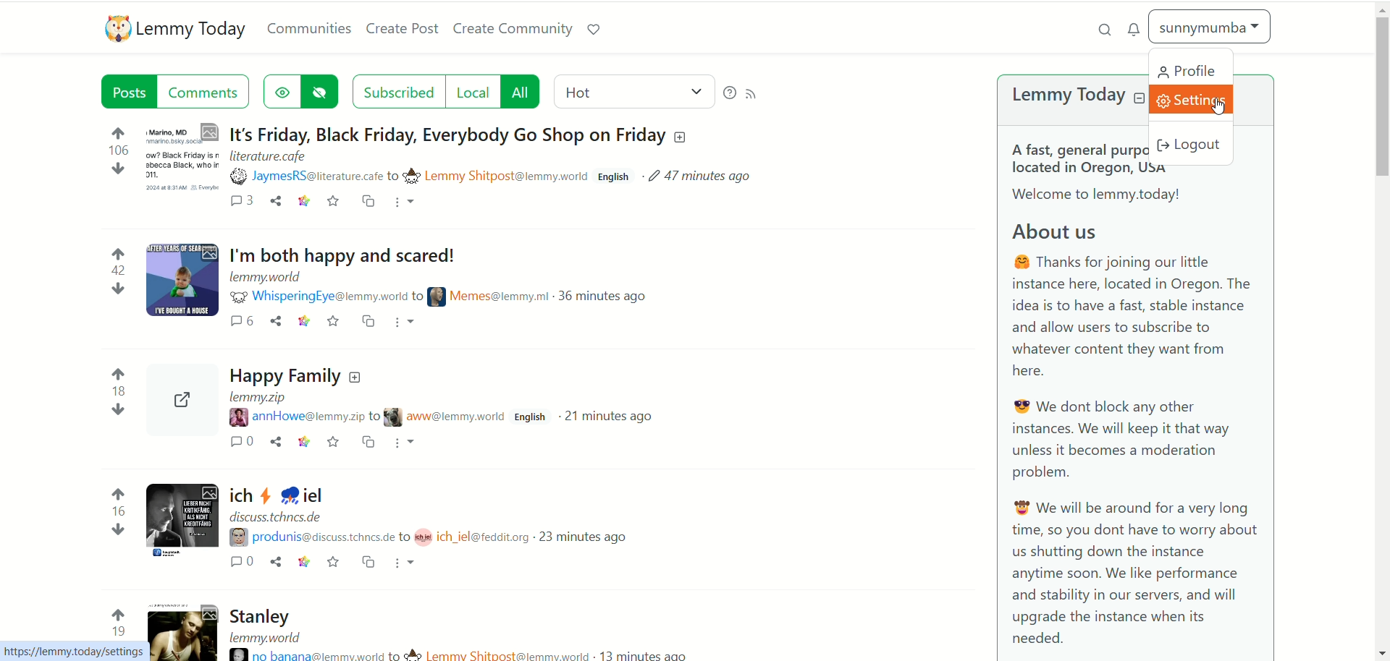 The height and width of the screenshot is (661, 1390). Describe the element at coordinates (1135, 423) in the screenshot. I see `text` at that location.